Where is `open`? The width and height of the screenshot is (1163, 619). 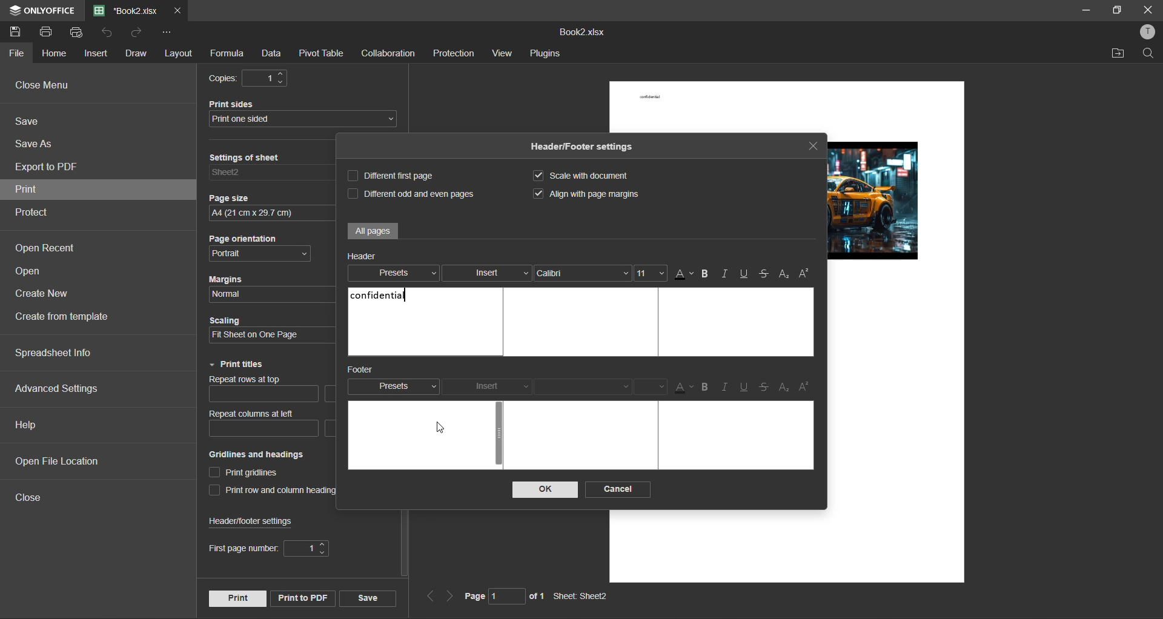 open is located at coordinates (33, 273).